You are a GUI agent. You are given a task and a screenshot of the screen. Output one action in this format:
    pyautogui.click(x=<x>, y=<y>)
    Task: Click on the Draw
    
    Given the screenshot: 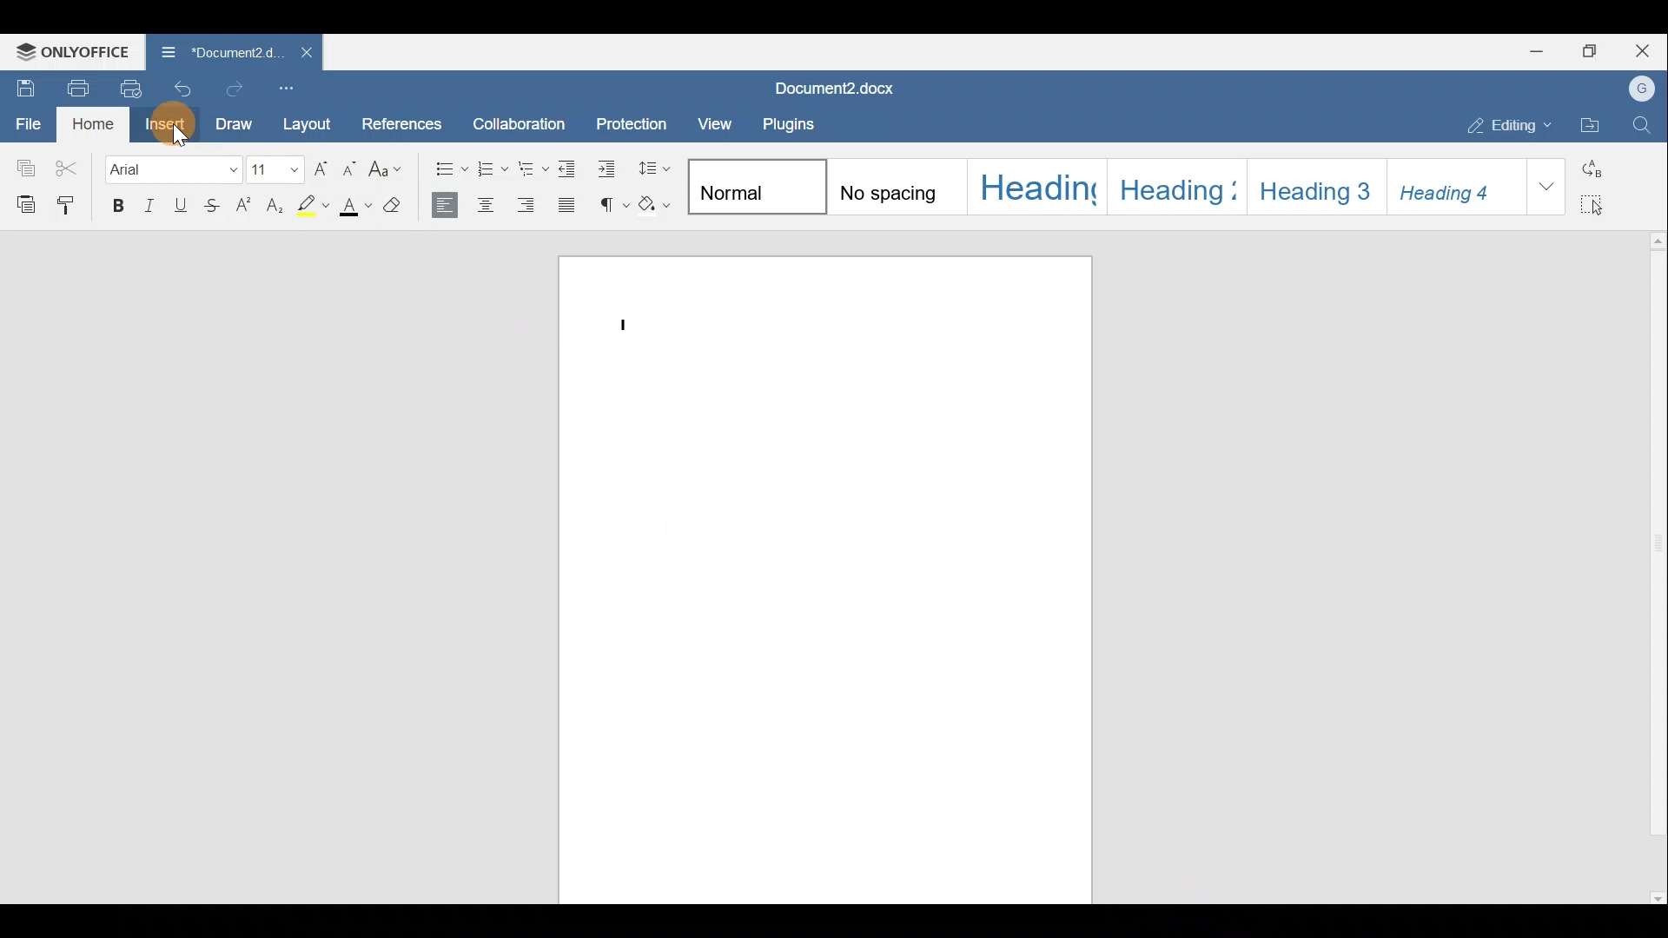 What is the action you would take?
    pyautogui.click(x=235, y=126)
    